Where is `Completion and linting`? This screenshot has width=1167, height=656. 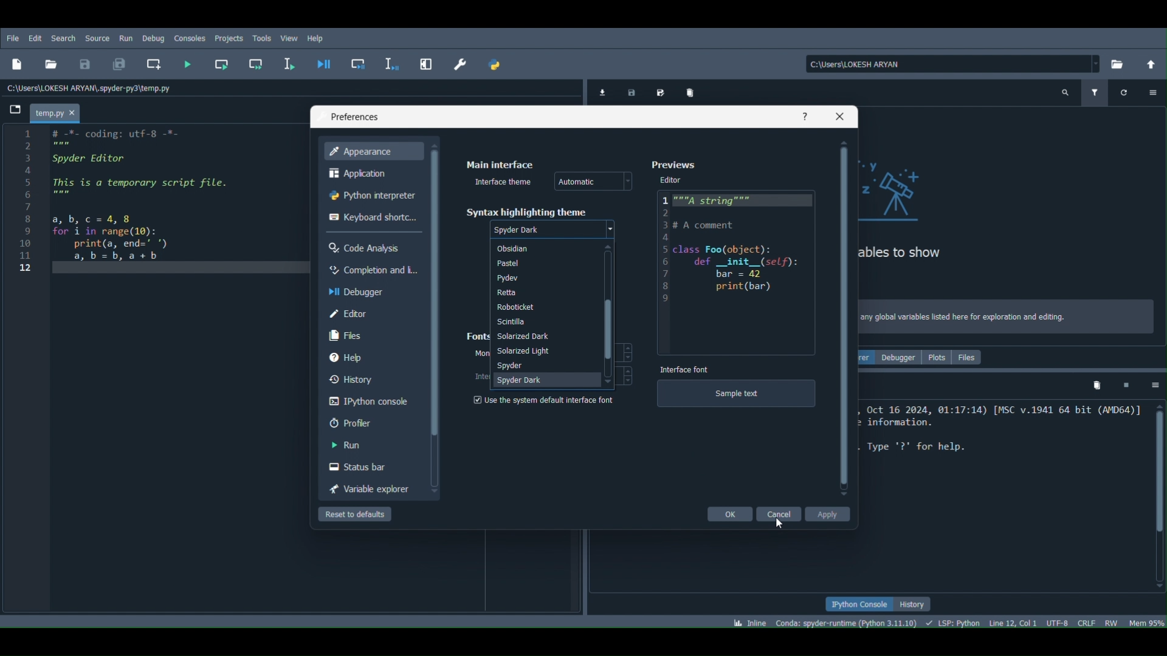 Completion and linting is located at coordinates (375, 270).